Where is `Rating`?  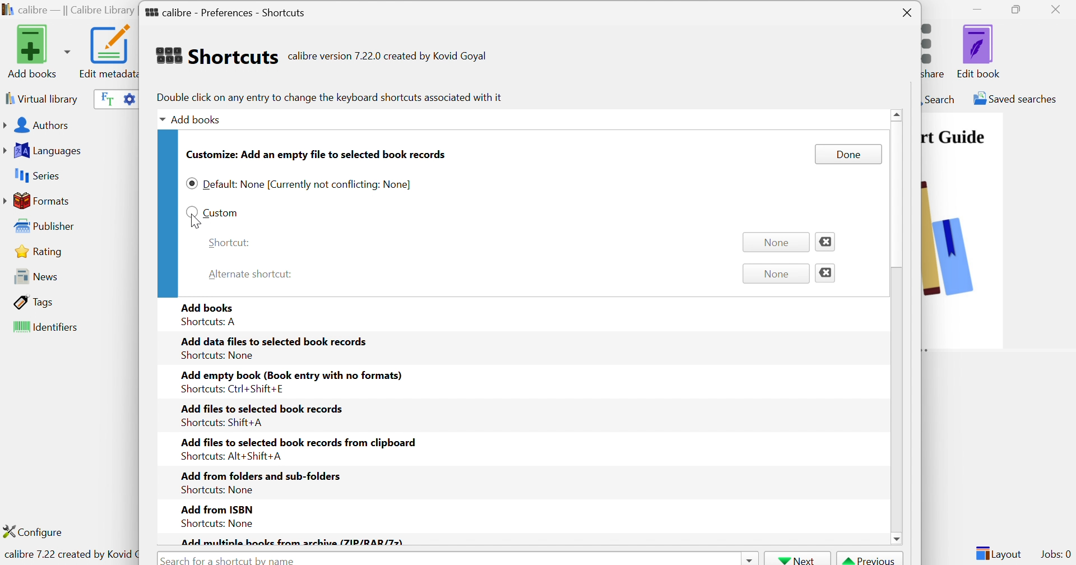 Rating is located at coordinates (40, 251).